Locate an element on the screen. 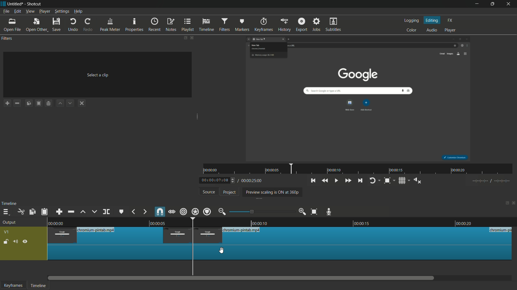 The width and height of the screenshot is (517, 290). view menu is located at coordinates (29, 12).